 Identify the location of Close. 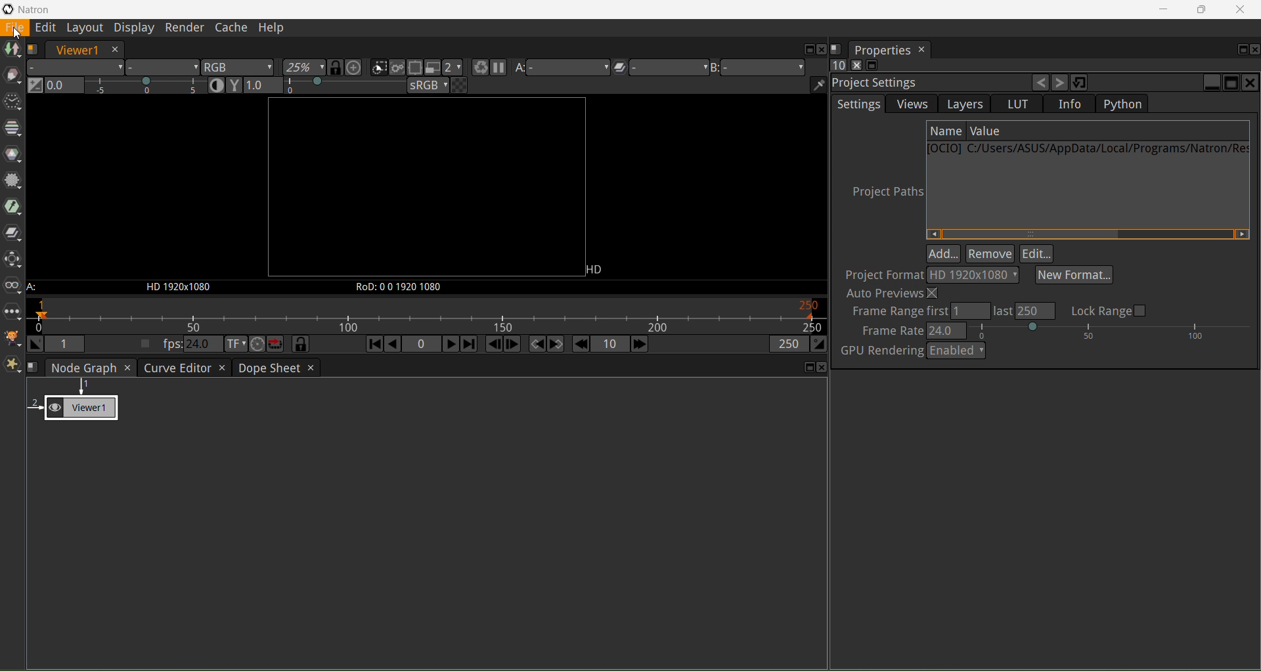
(1249, 82).